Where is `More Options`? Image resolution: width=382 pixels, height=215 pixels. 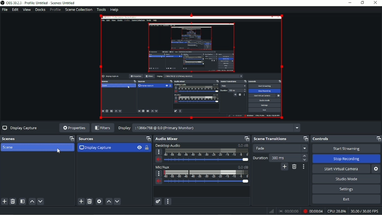 More Options is located at coordinates (158, 173).